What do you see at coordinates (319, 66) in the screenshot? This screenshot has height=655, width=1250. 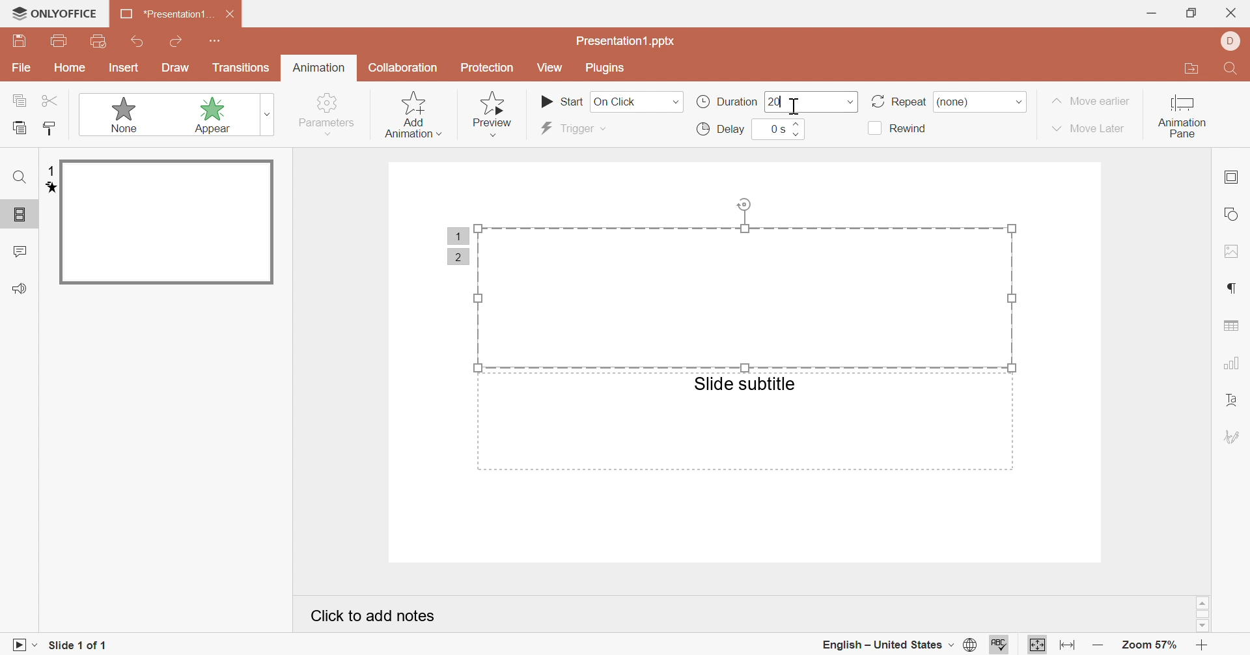 I see `animation` at bounding box center [319, 66].